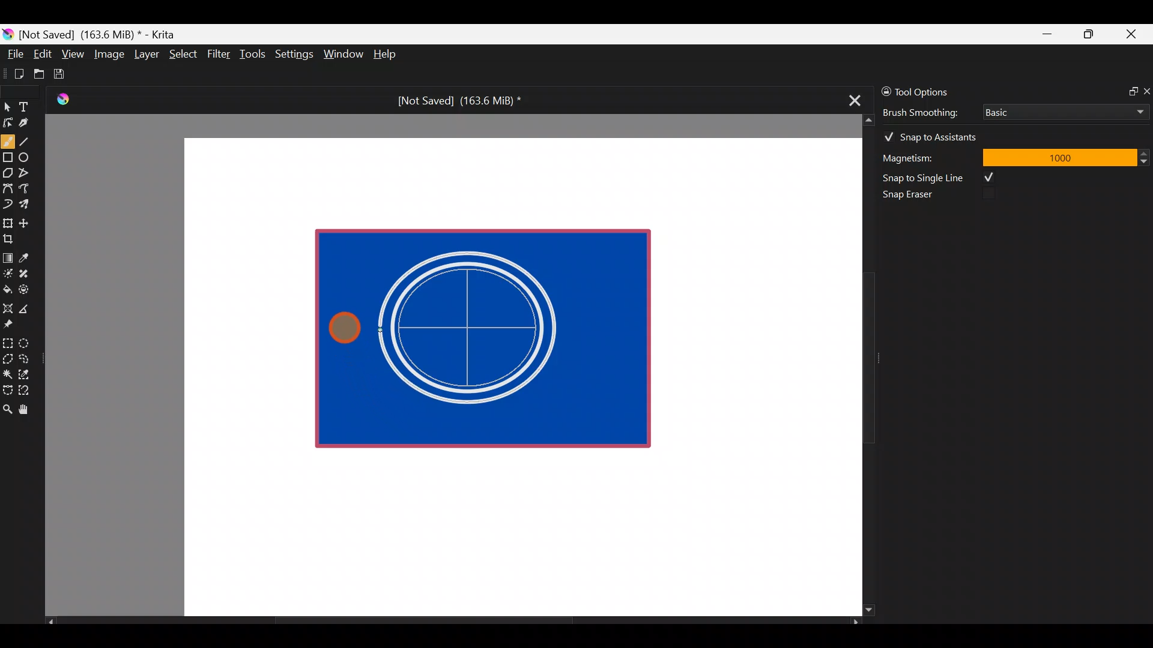 Image resolution: width=1153 pixels, height=648 pixels. I want to click on Crop the image to an area, so click(12, 238).